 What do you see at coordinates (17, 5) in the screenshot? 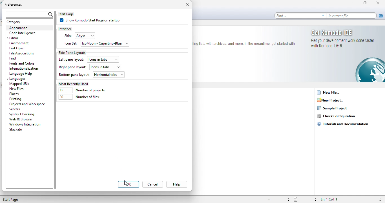
I see `preferences` at bounding box center [17, 5].